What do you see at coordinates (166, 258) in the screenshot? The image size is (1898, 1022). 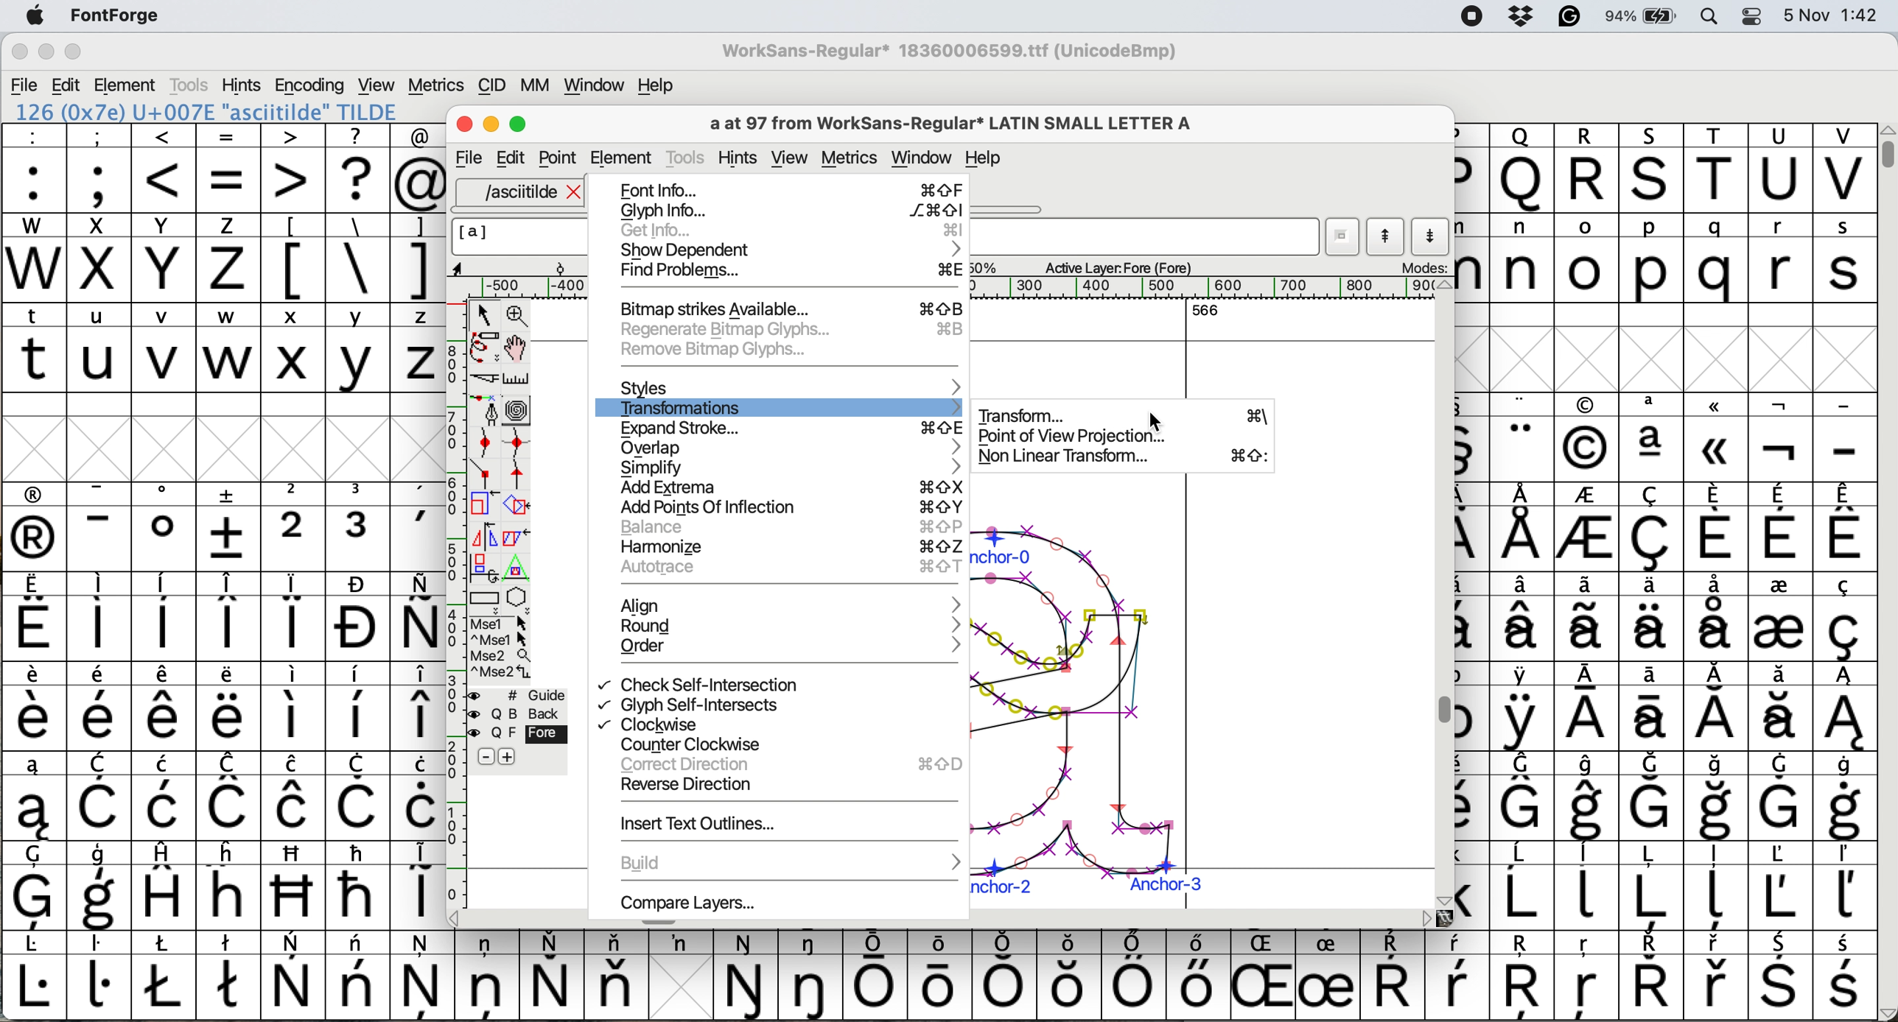 I see `Y` at bounding box center [166, 258].